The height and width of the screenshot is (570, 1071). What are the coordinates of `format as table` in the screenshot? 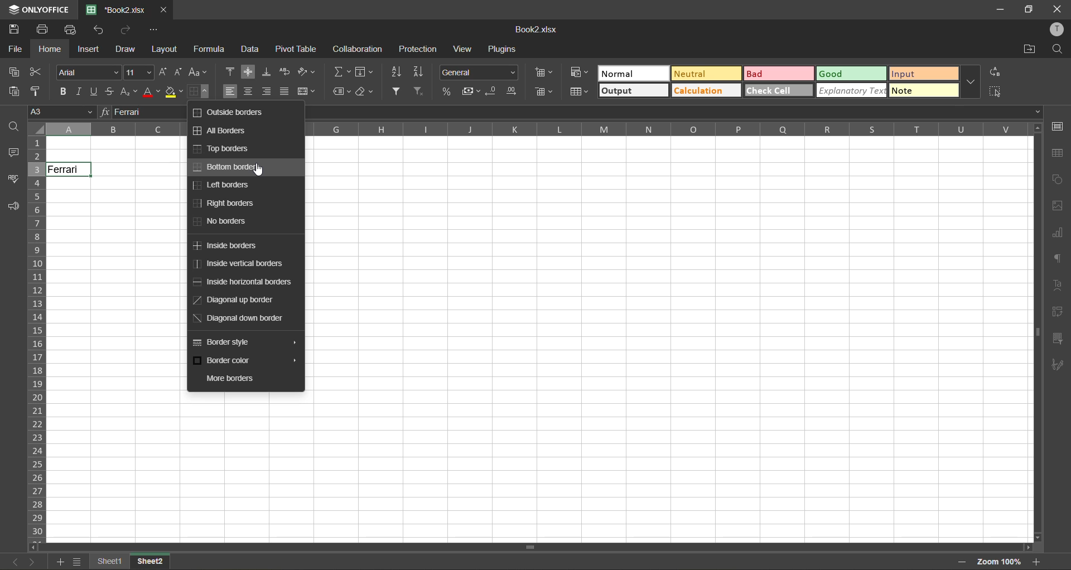 It's located at (579, 93).